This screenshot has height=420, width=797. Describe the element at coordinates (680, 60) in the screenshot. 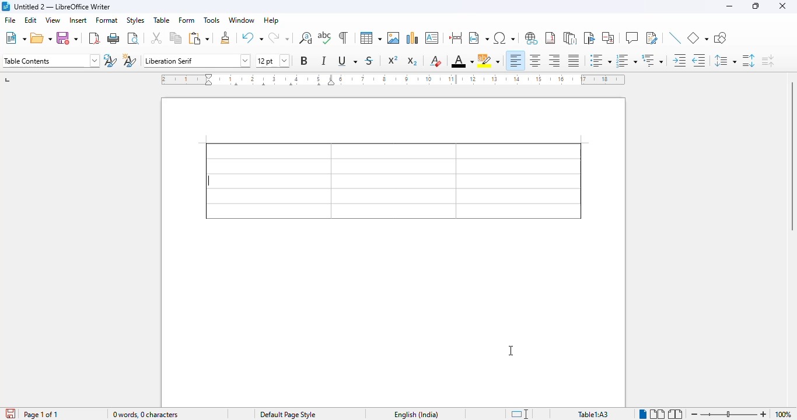

I see `increase indent` at that location.